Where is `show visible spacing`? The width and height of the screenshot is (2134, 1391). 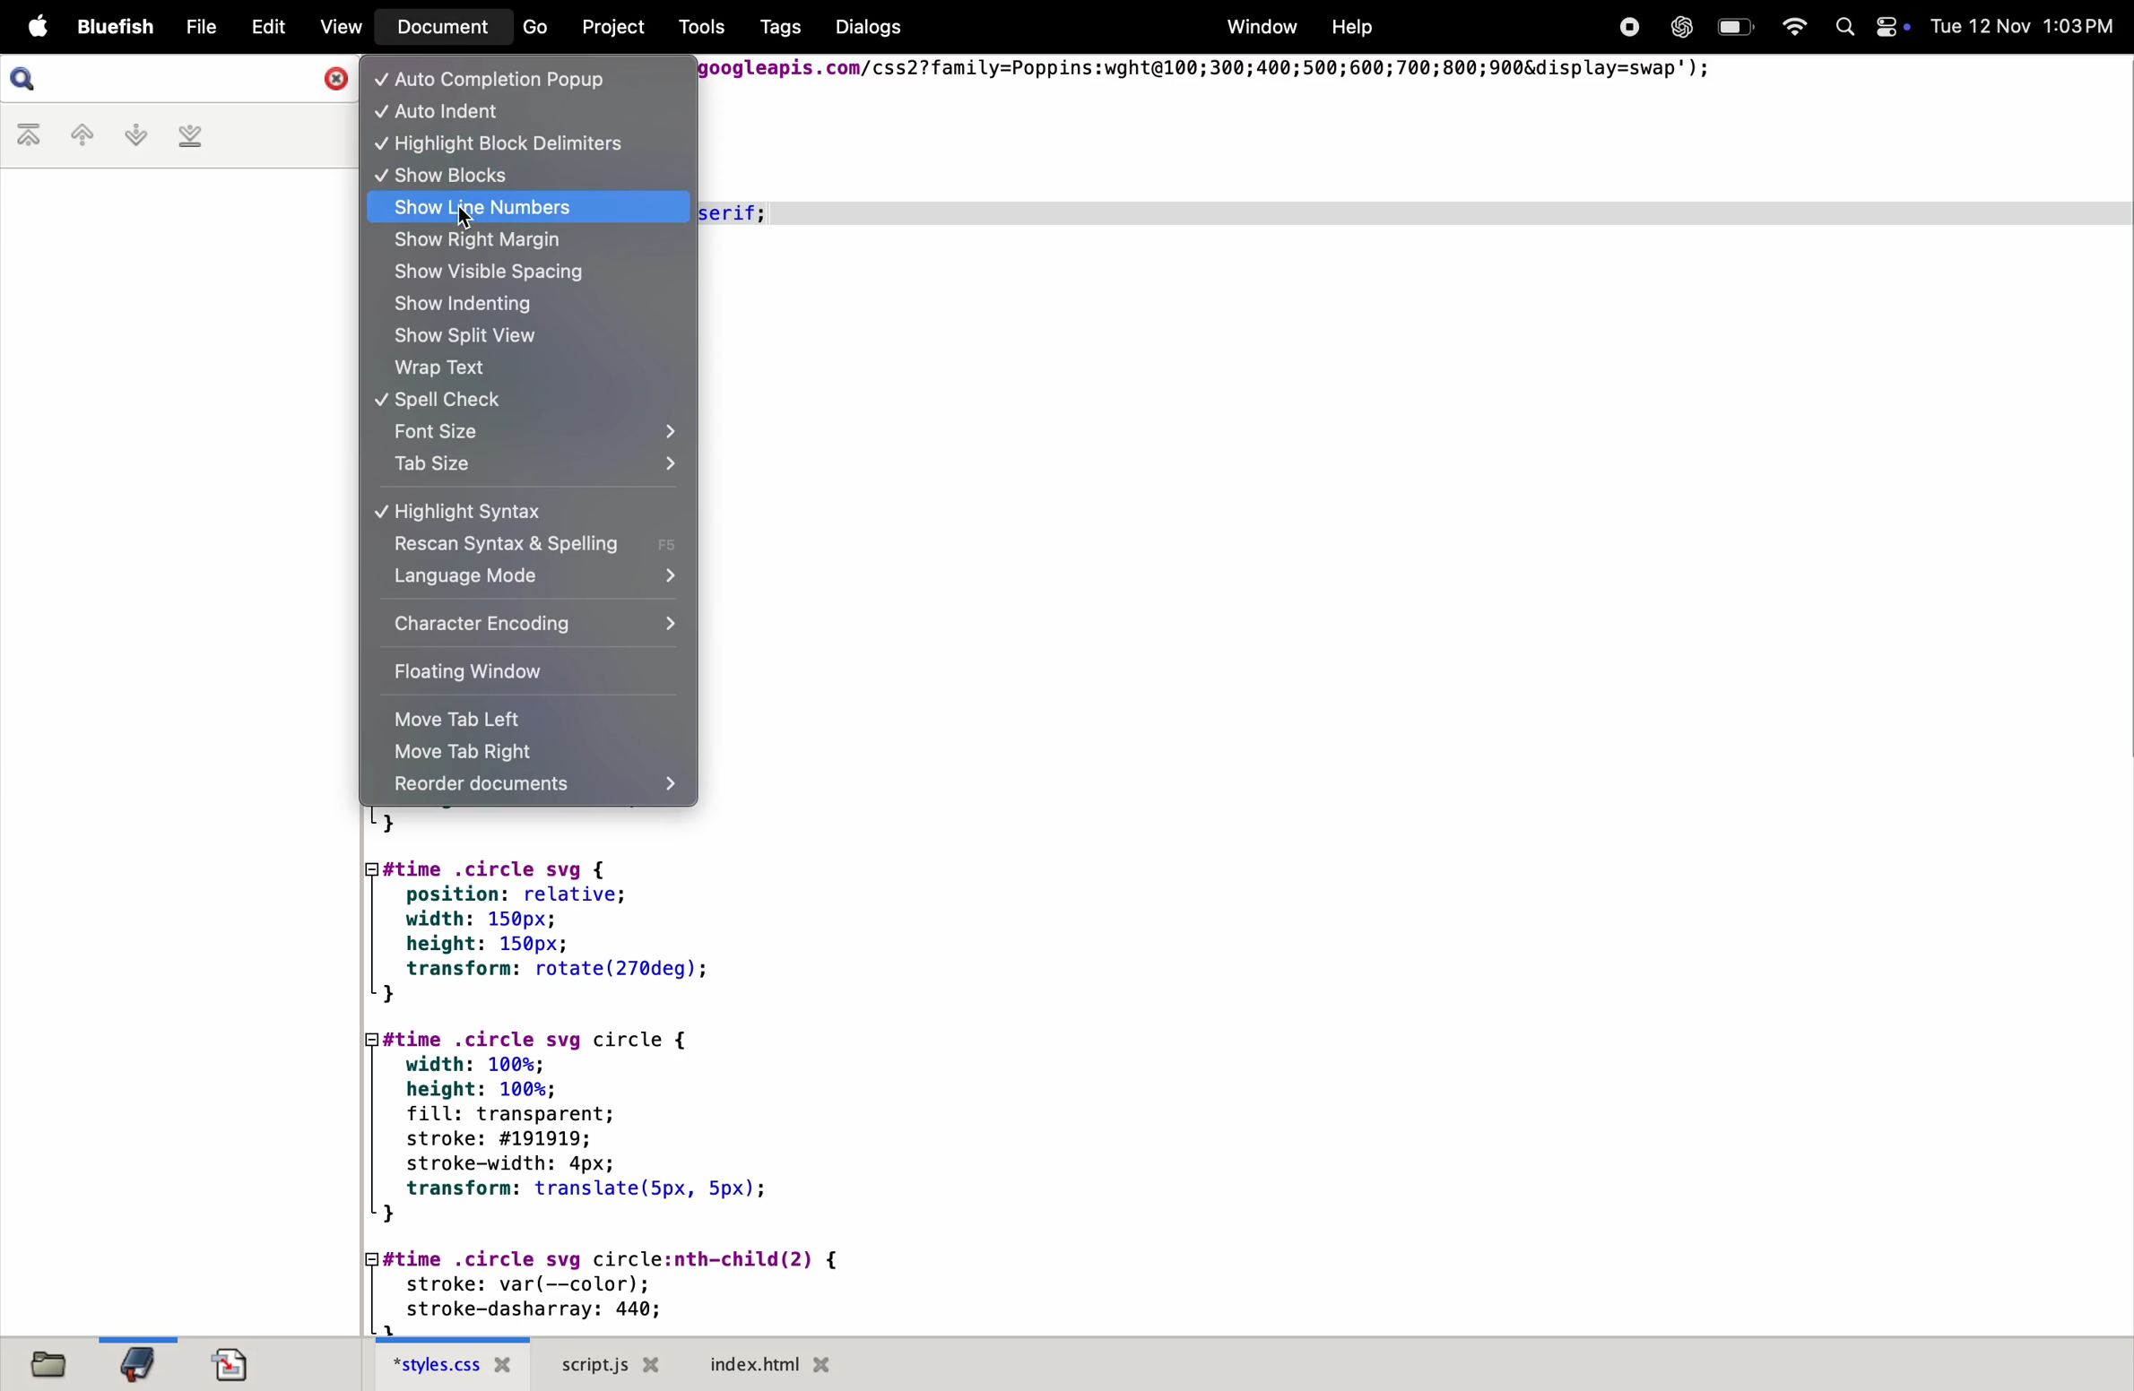
show visible spacing is located at coordinates (526, 273).